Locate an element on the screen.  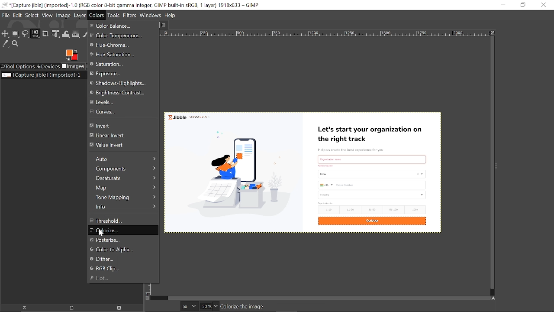
Horizontal scrollbar is located at coordinates (327, 297).